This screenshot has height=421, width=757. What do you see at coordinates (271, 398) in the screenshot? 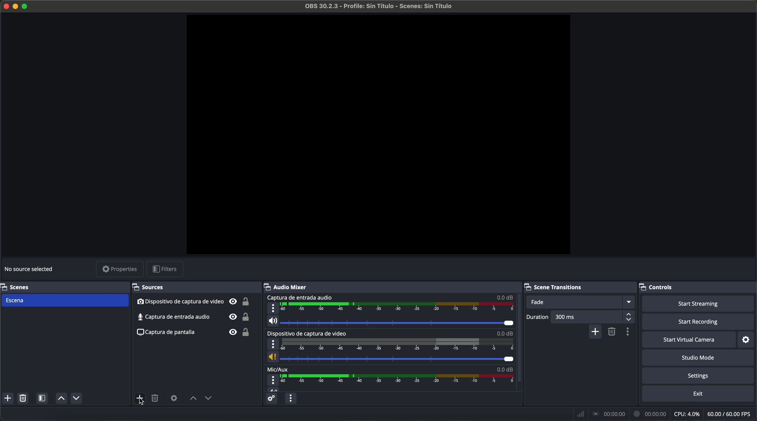
I see `advanced audio properties` at bounding box center [271, 398].